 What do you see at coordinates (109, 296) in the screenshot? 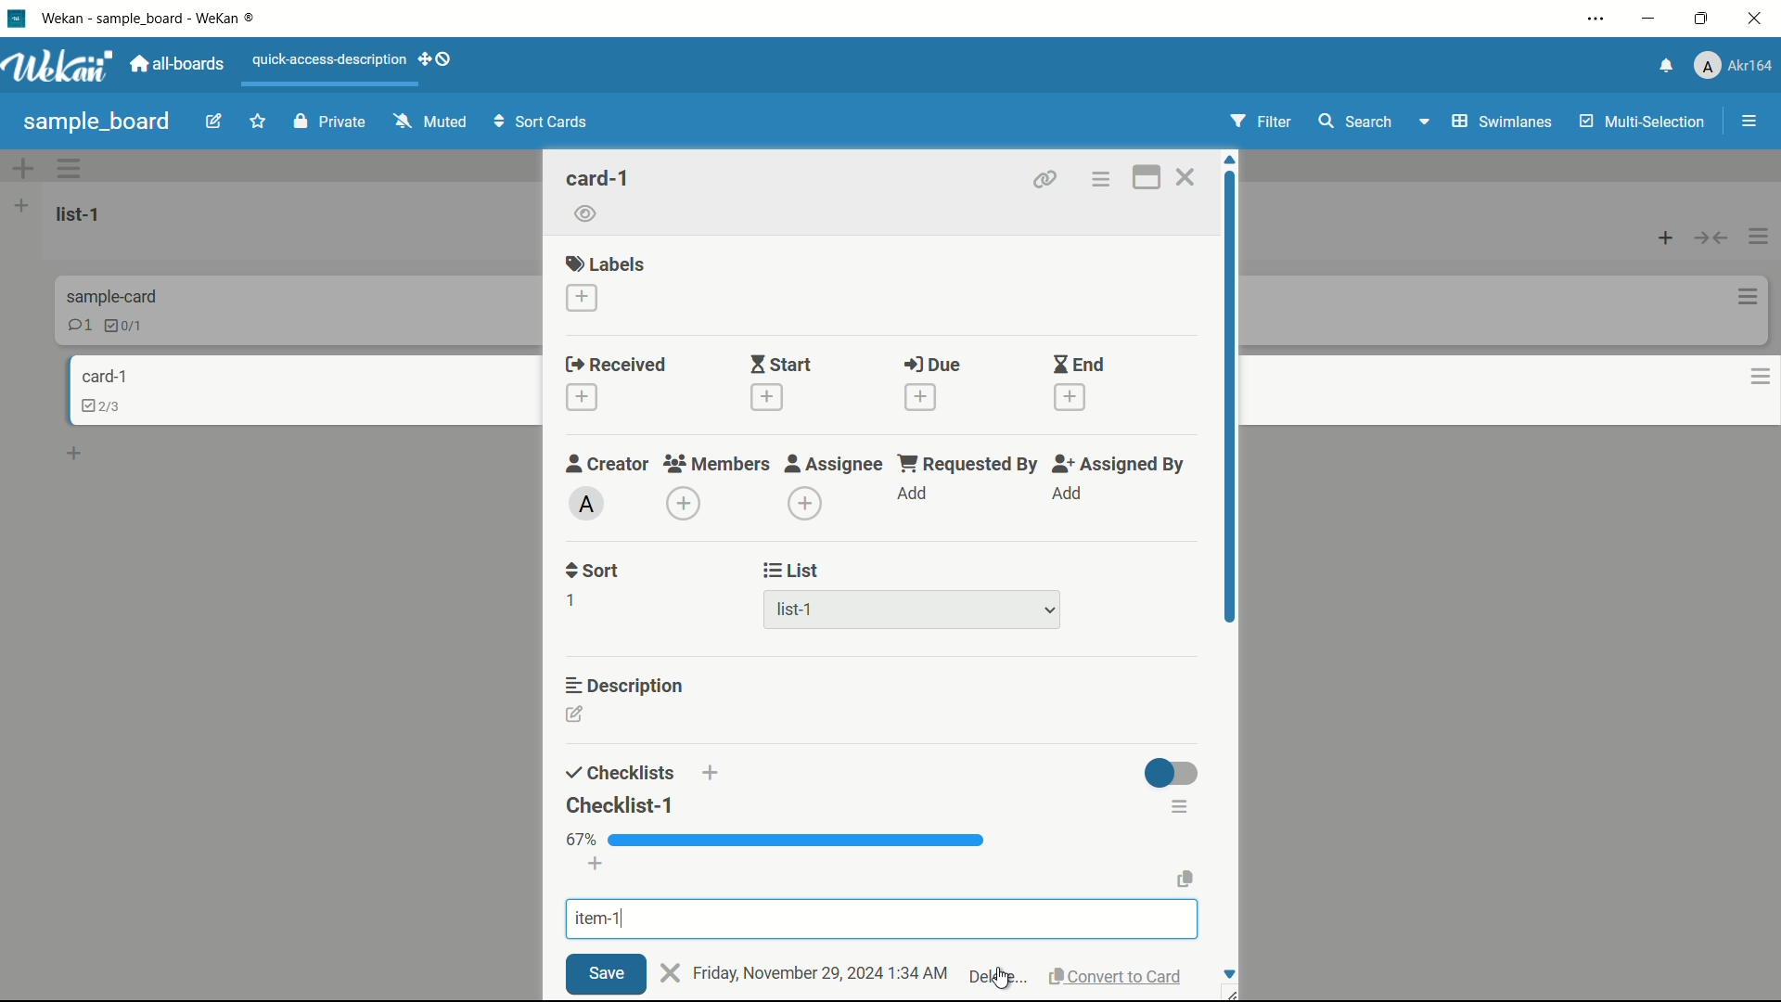
I see `card name` at bounding box center [109, 296].